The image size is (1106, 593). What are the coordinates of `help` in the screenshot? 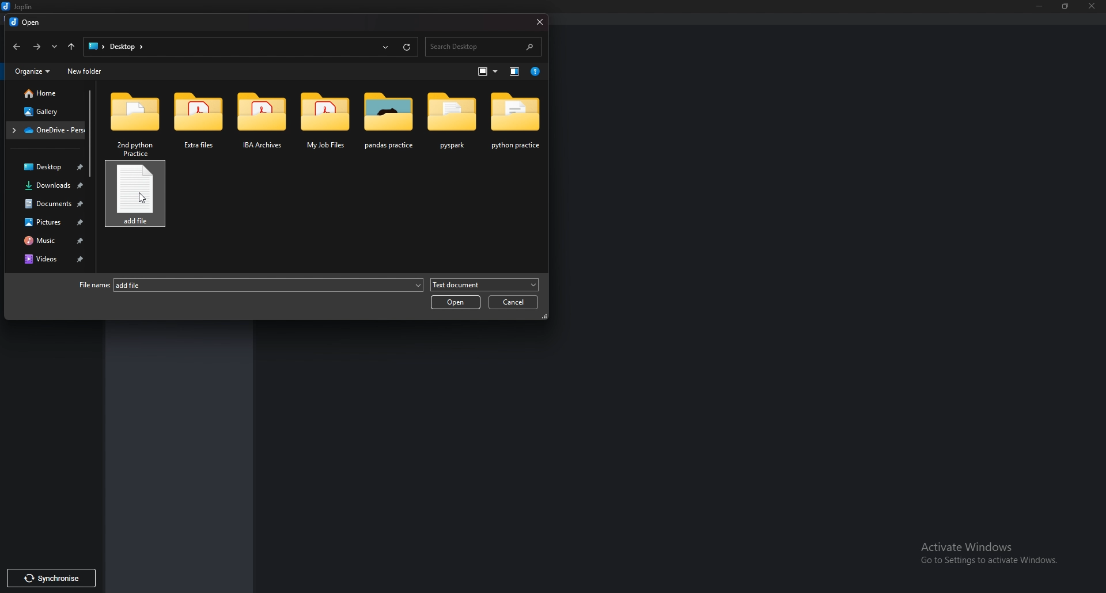 It's located at (536, 72).